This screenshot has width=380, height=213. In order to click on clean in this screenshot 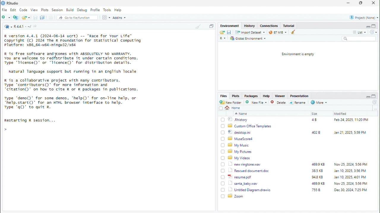, I will do `click(294, 32)`.